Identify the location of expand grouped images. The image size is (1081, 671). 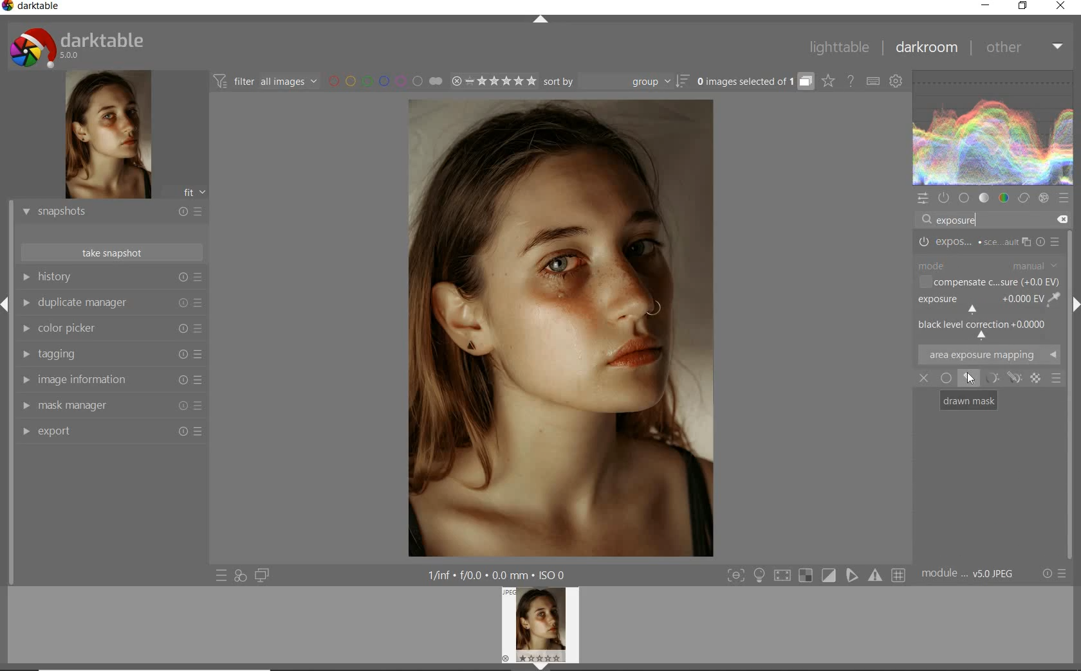
(753, 82).